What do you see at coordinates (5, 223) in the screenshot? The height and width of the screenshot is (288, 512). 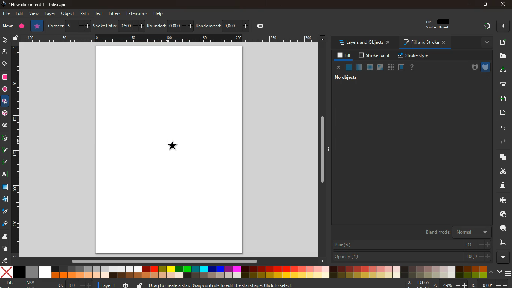 I see `bucket` at bounding box center [5, 223].